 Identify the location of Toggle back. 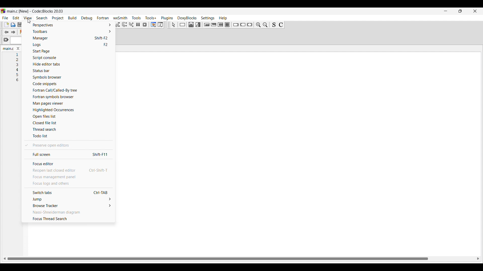
(6, 32).